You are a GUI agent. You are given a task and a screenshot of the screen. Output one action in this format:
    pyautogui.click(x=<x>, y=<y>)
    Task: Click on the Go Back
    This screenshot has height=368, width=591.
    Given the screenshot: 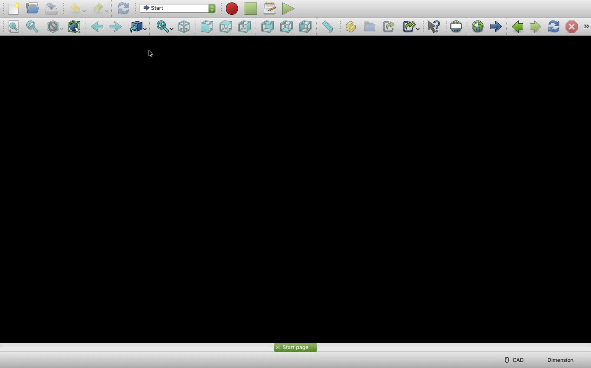 What is the action you would take?
    pyautogui.click(x=96, y=26)
    